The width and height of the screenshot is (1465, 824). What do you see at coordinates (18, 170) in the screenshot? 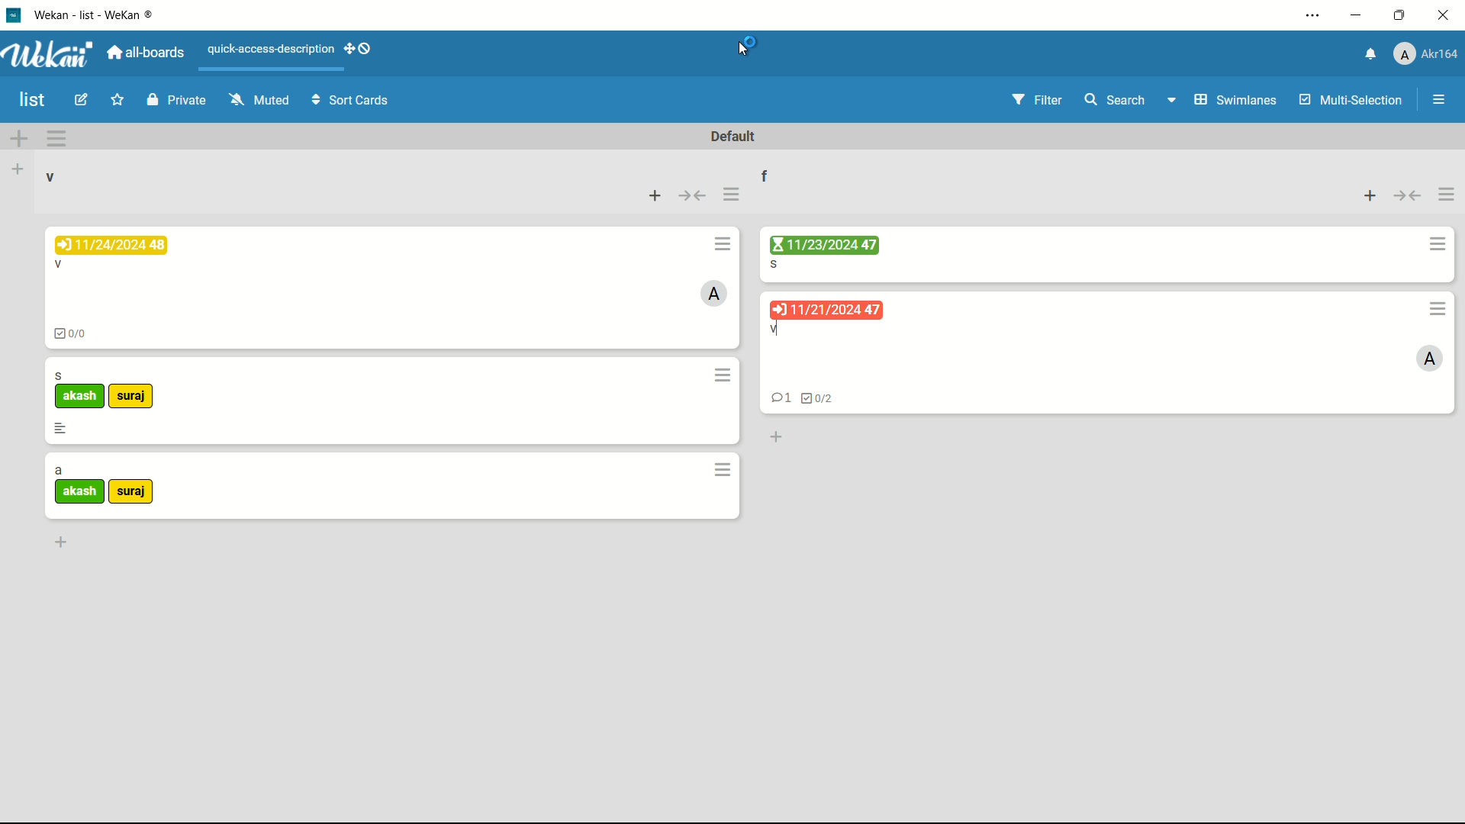
I see `add list` at bounding box center [18, 170].